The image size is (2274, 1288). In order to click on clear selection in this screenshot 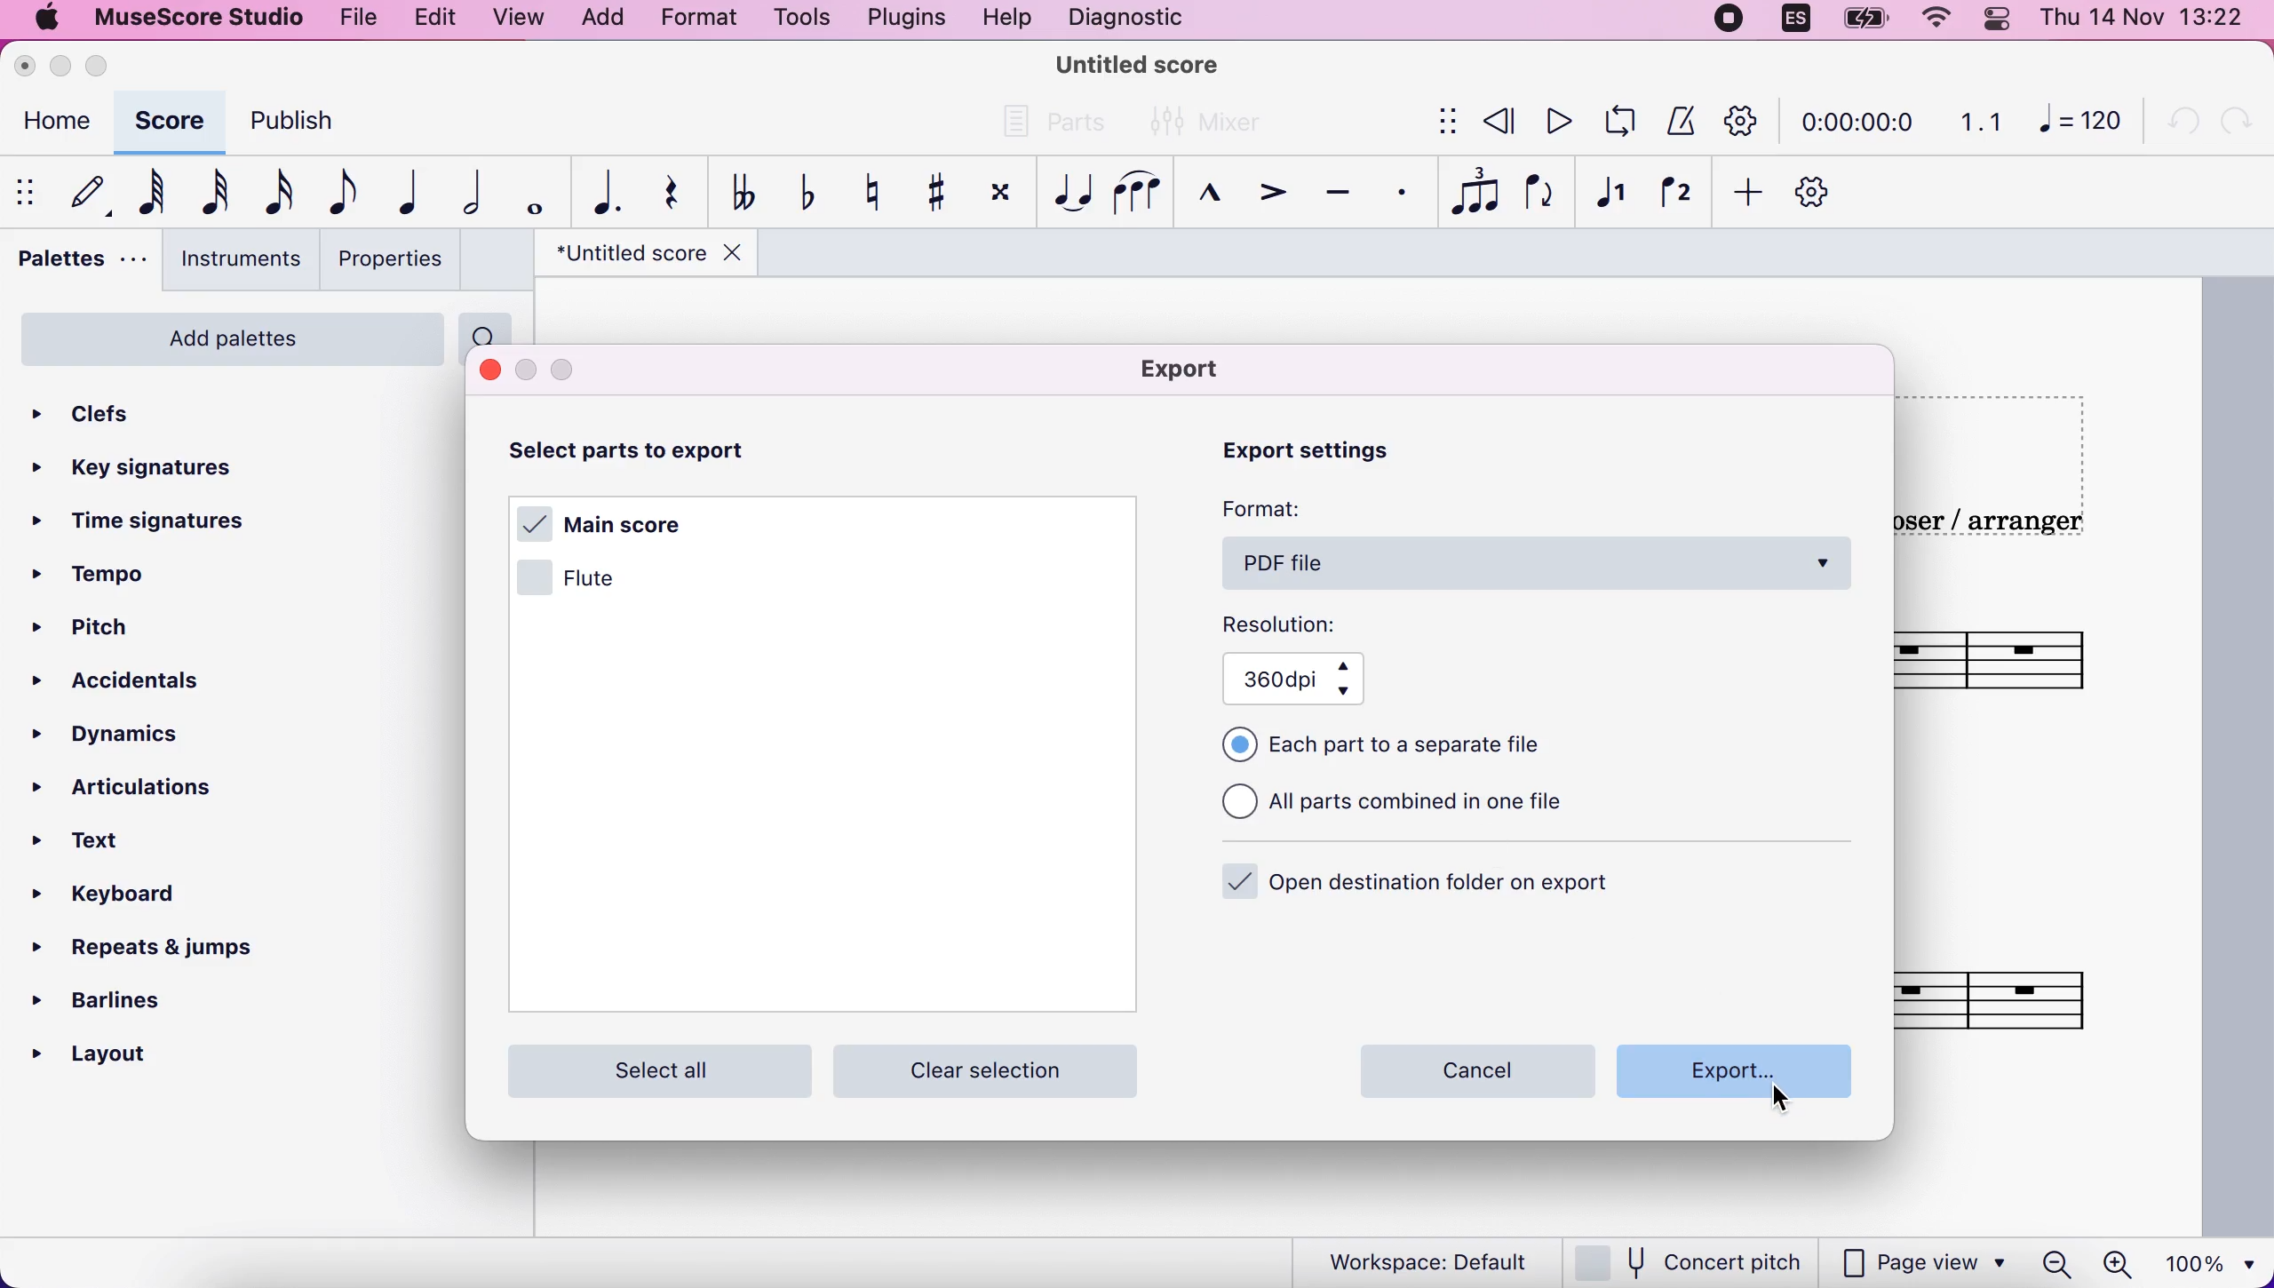, I will do `click(998, 1069)`.